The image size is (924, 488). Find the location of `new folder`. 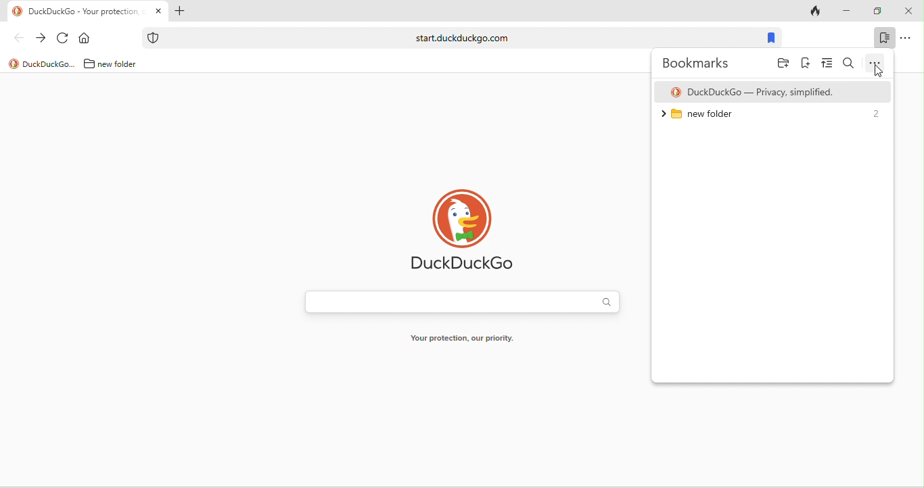

new folder is located at coordinates (122, 64).